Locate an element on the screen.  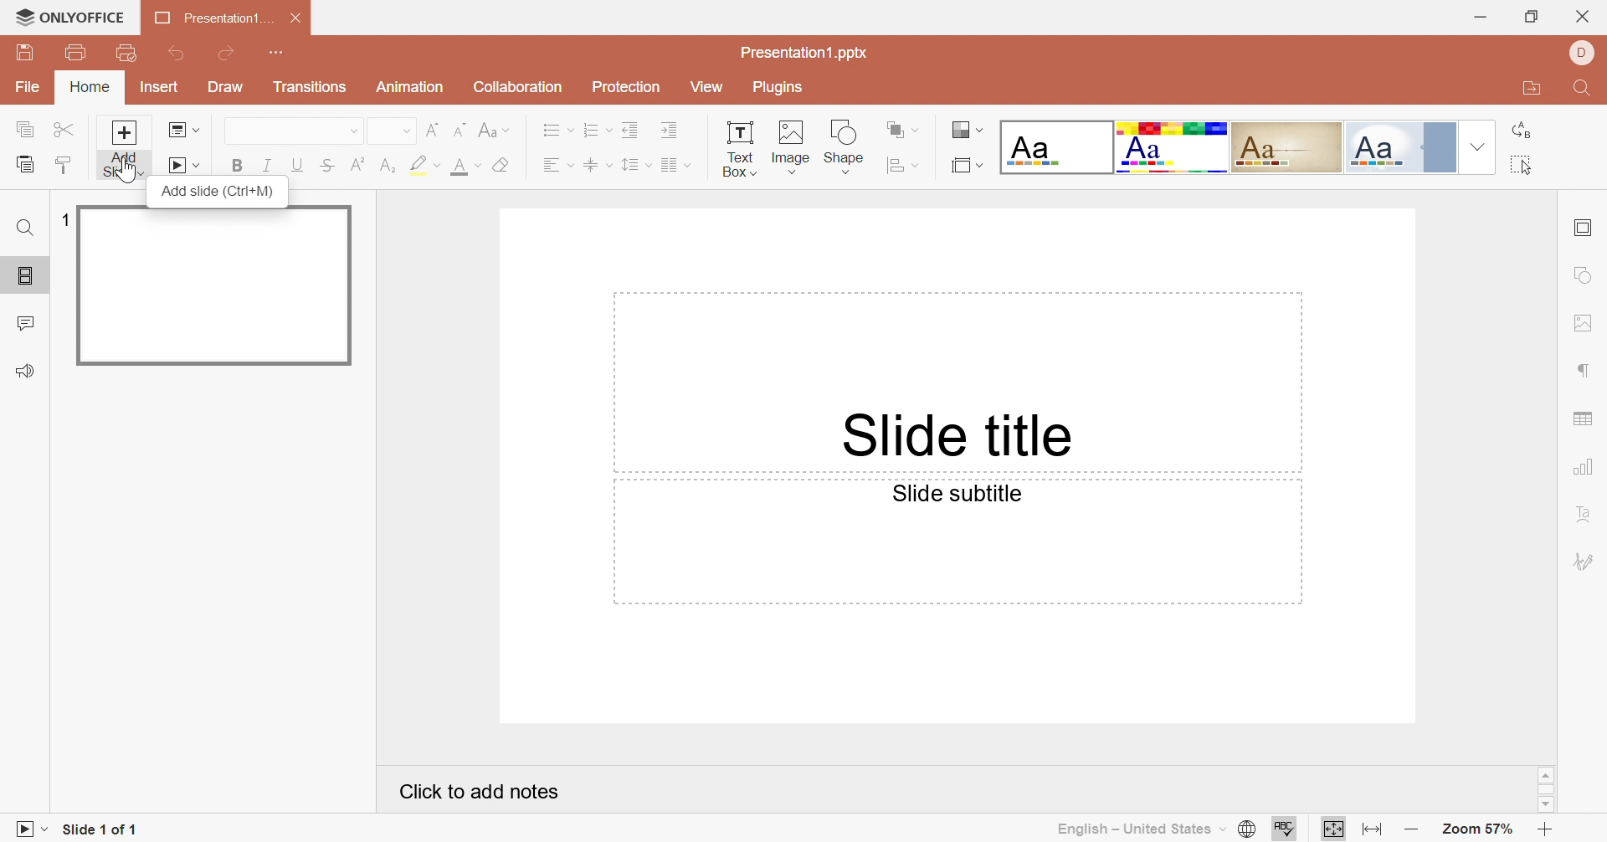
View is located at coordinates (706, 86).